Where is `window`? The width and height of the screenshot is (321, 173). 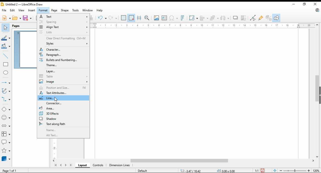
window is located at coordinates (87, 10).